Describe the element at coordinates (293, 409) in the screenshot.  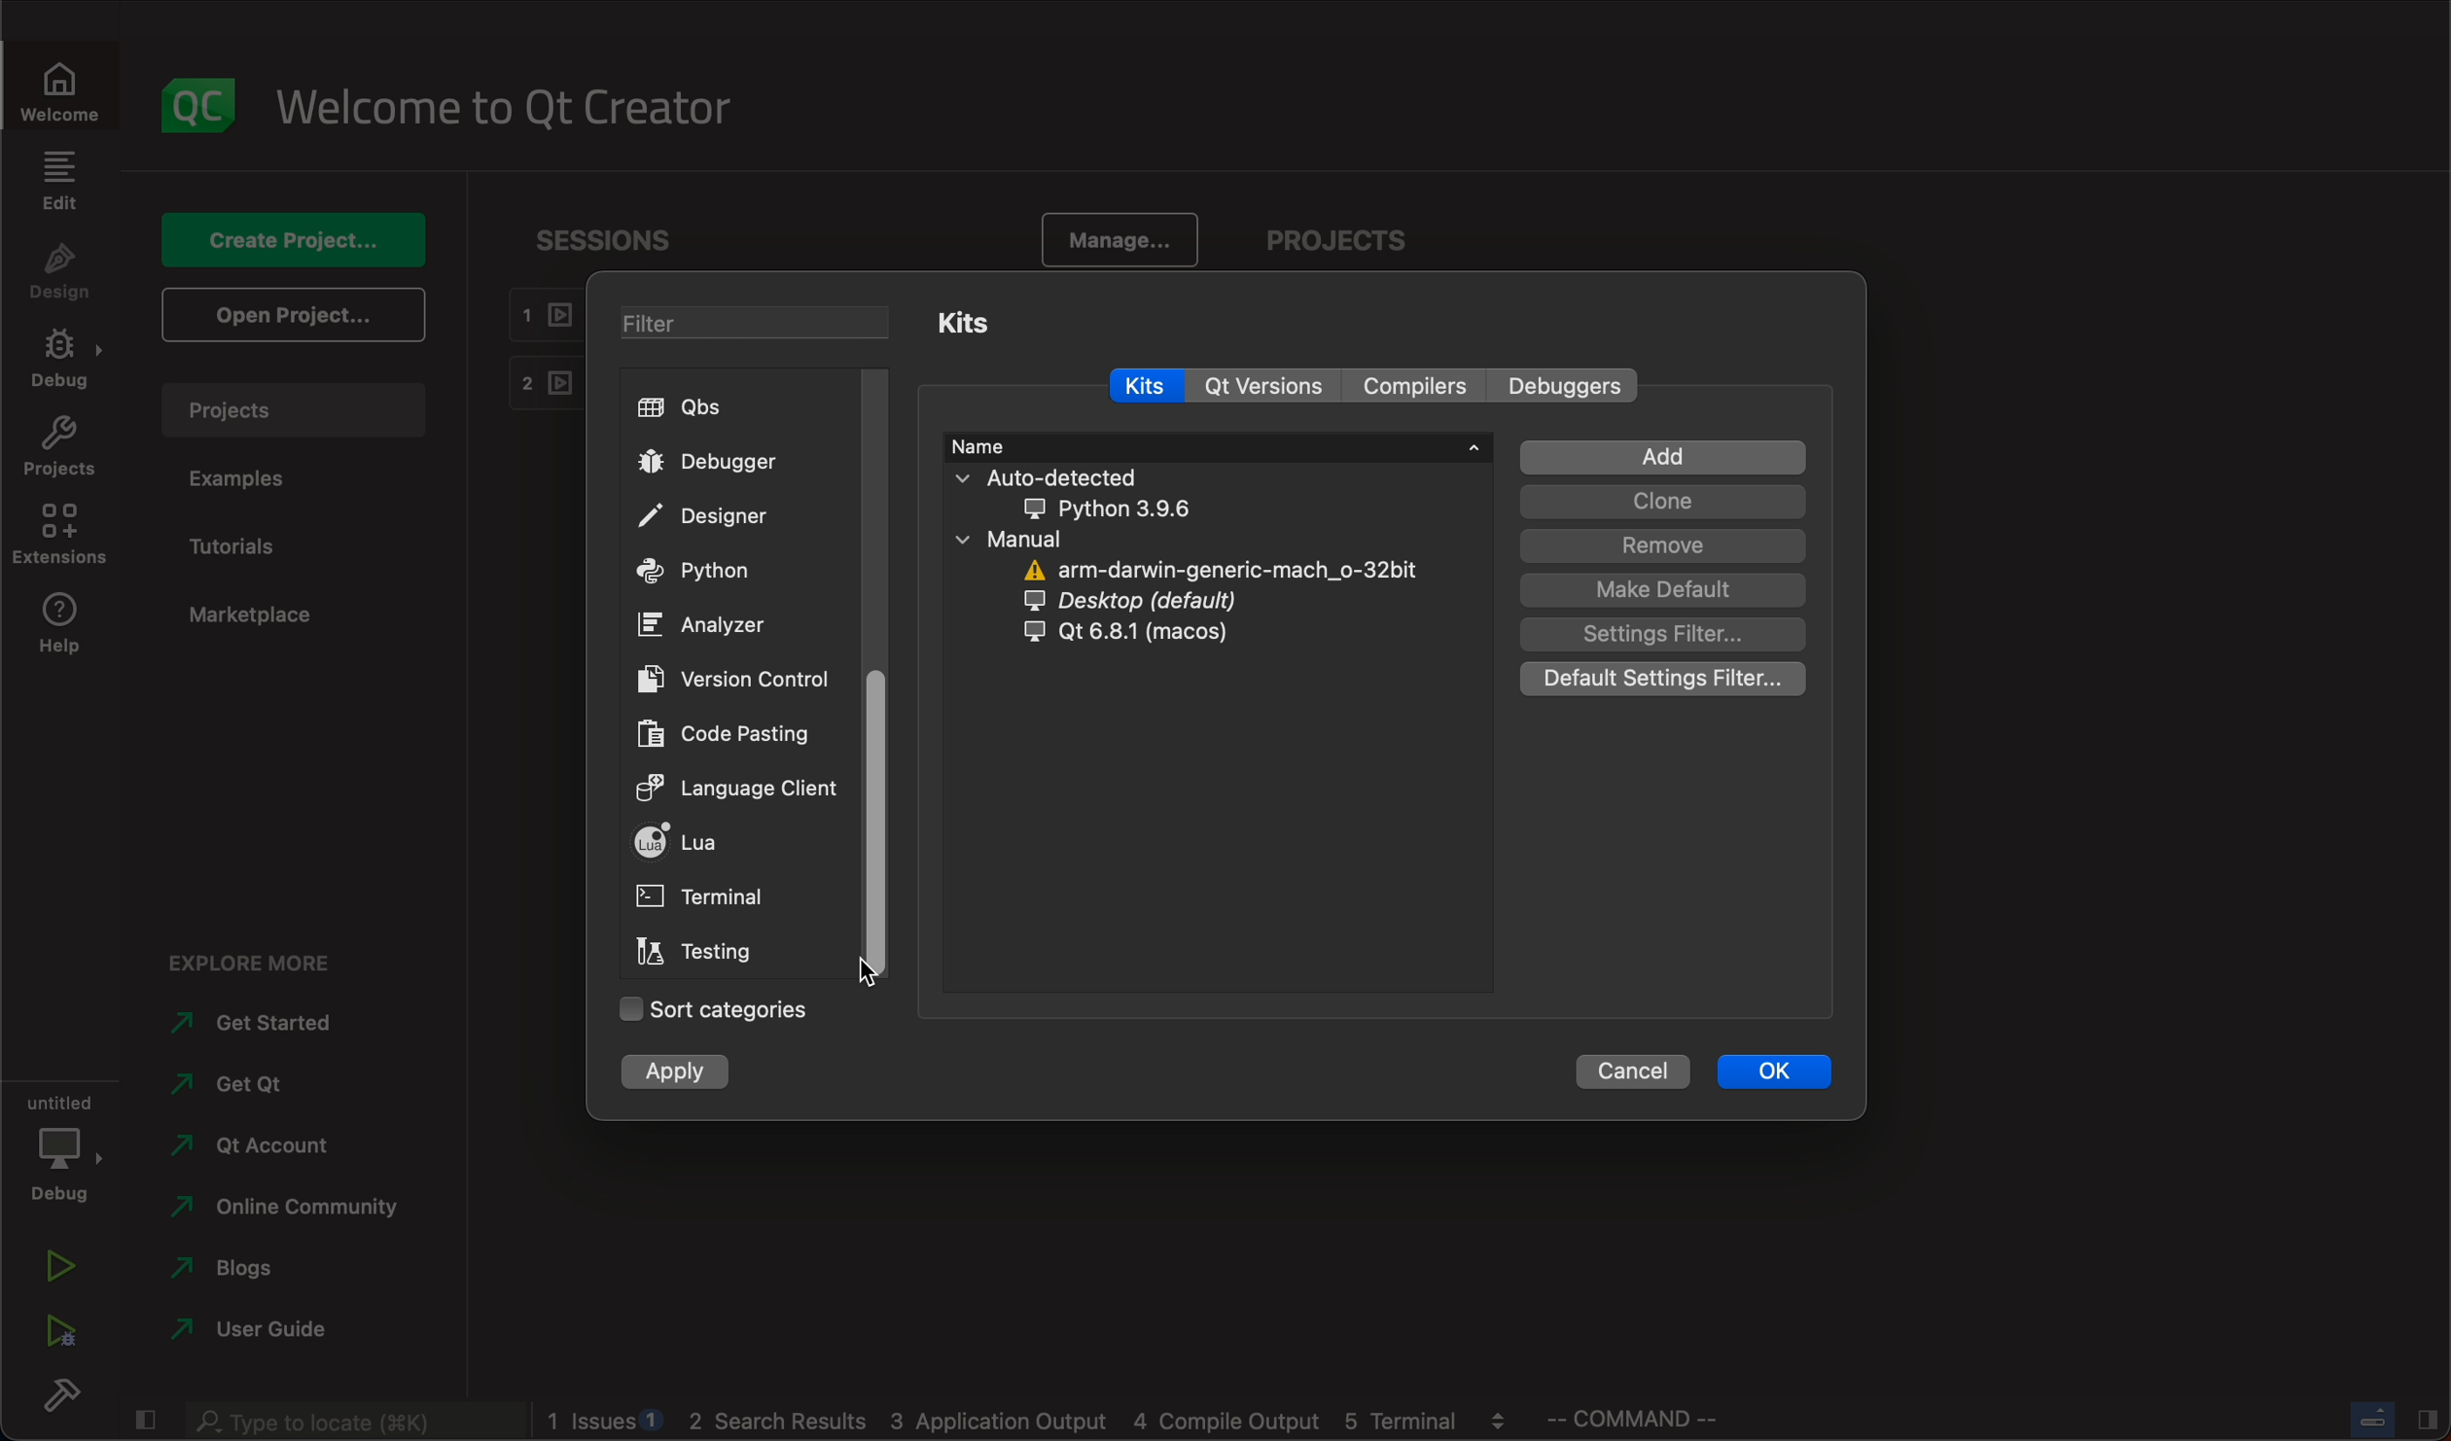
I see `projects` at that location.